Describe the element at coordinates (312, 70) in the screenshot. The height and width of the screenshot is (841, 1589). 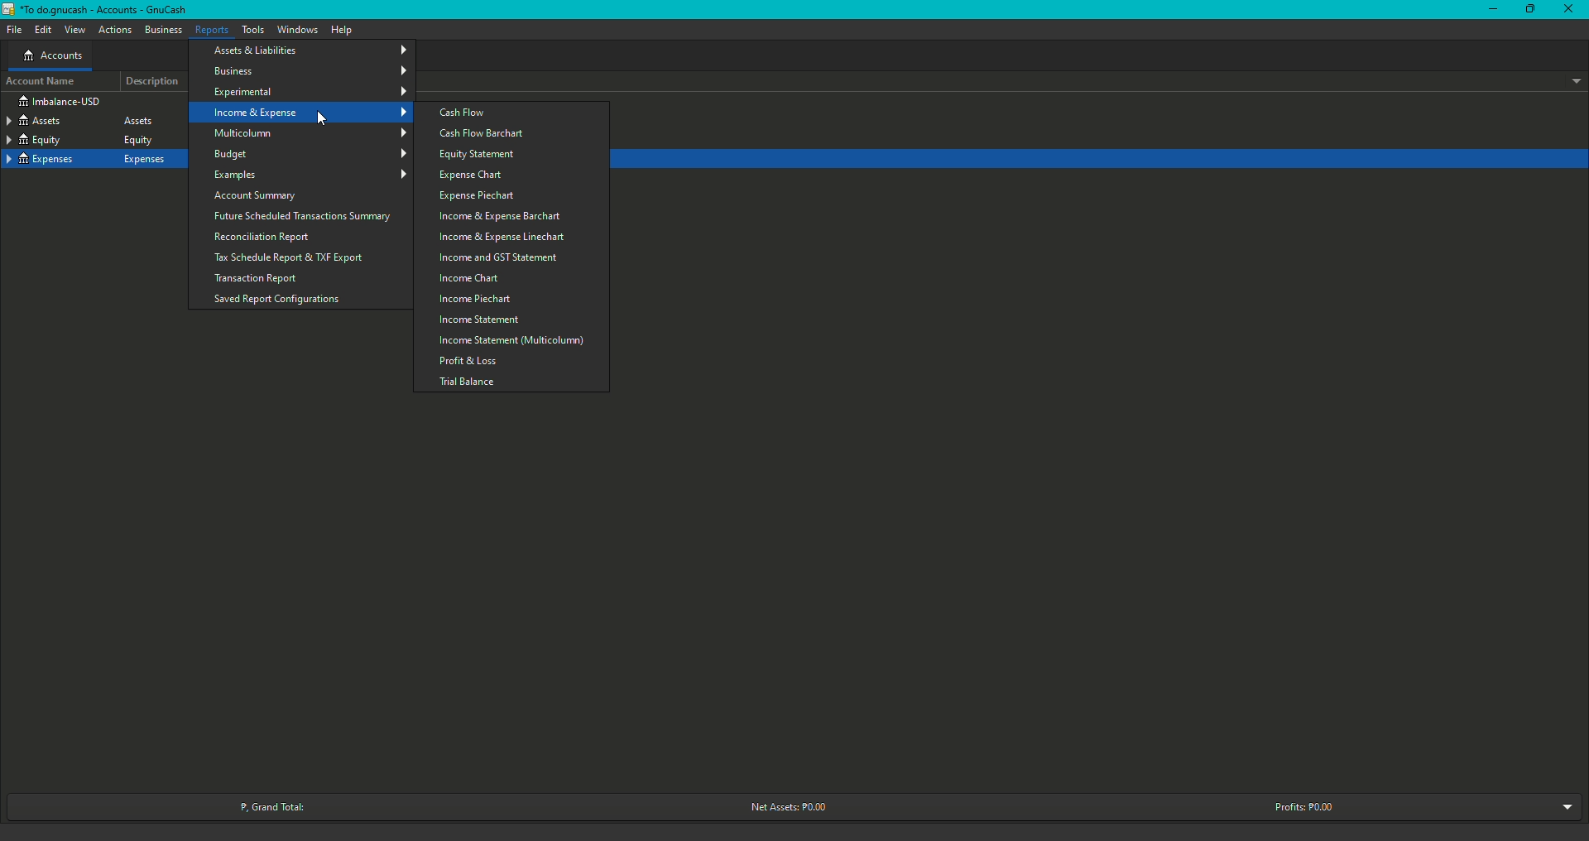
I see `Business` at that location.